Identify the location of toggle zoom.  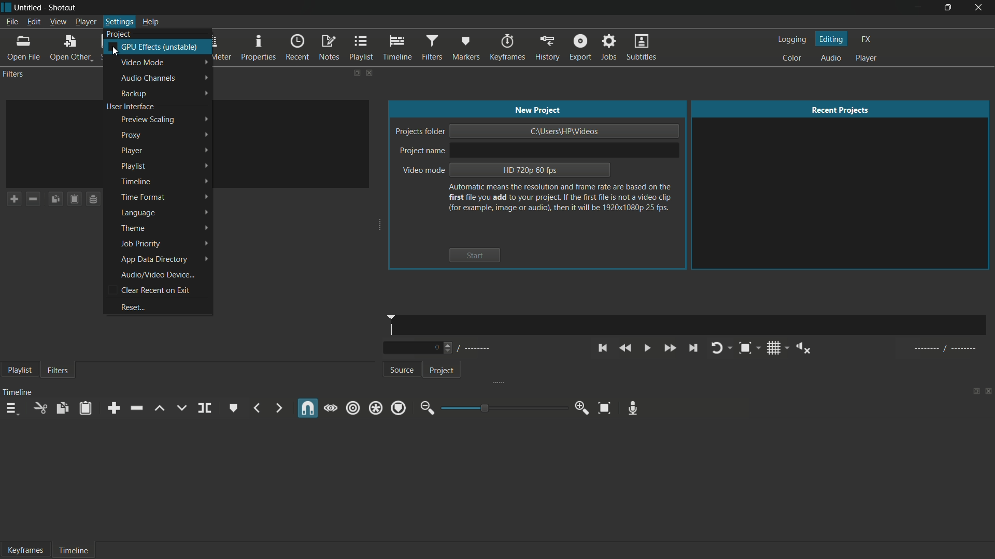
(745, 348).